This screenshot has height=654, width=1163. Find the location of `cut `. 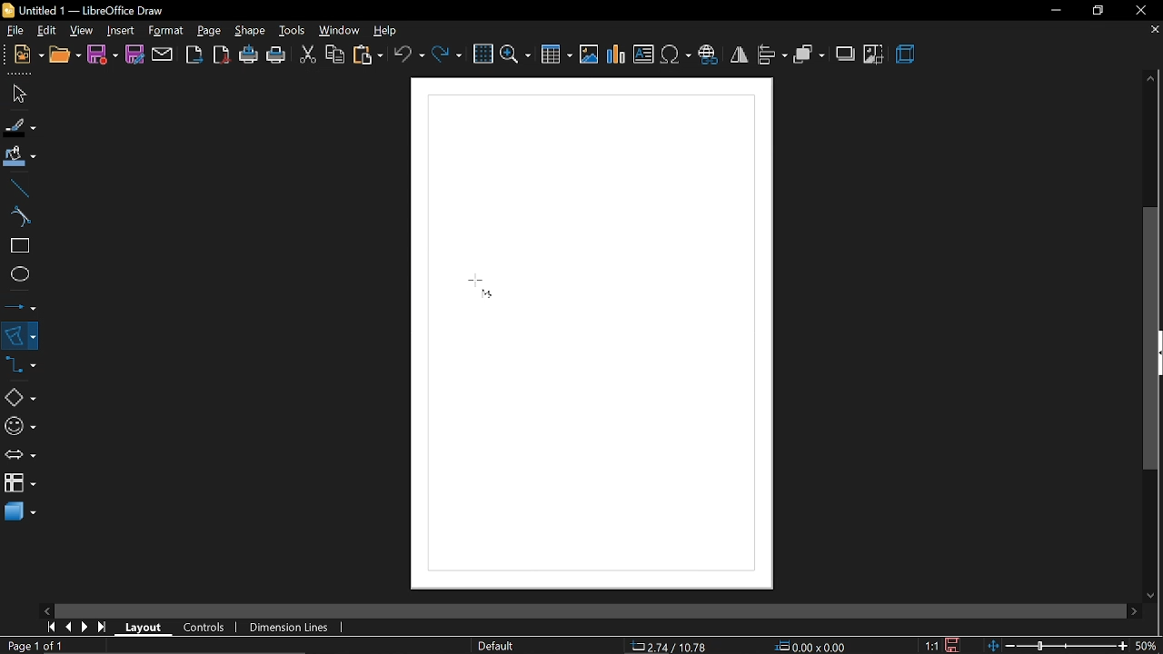

cut  is located at coordinates (307, 53).